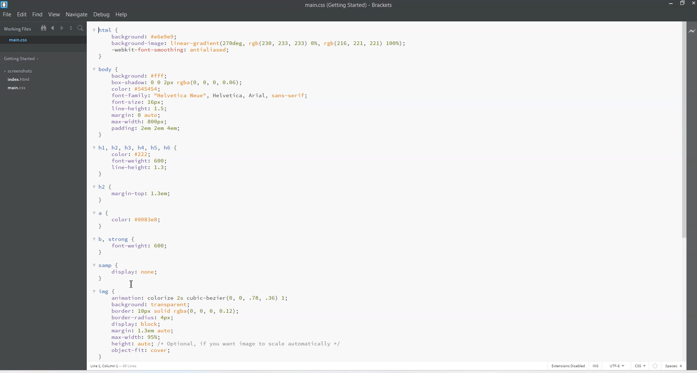 The width and height of the screenshot is (697, 373). What do you see at coordinates (63, 28) in the screenshot?
I see `Navigate Forwards` at bounding box center [63, 28].